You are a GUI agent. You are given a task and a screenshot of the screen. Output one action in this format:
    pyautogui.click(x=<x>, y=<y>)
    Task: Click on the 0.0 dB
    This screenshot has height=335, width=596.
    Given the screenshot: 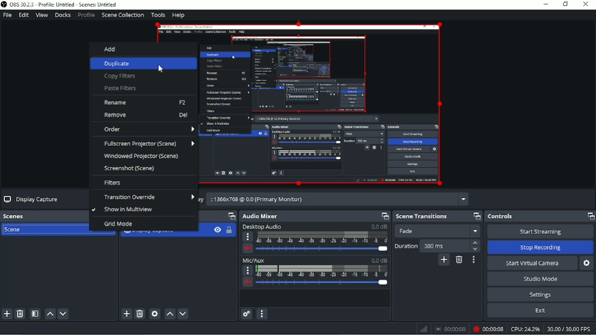 What is the action you would take?
    pyautogui.click(x=379, y=226)
    